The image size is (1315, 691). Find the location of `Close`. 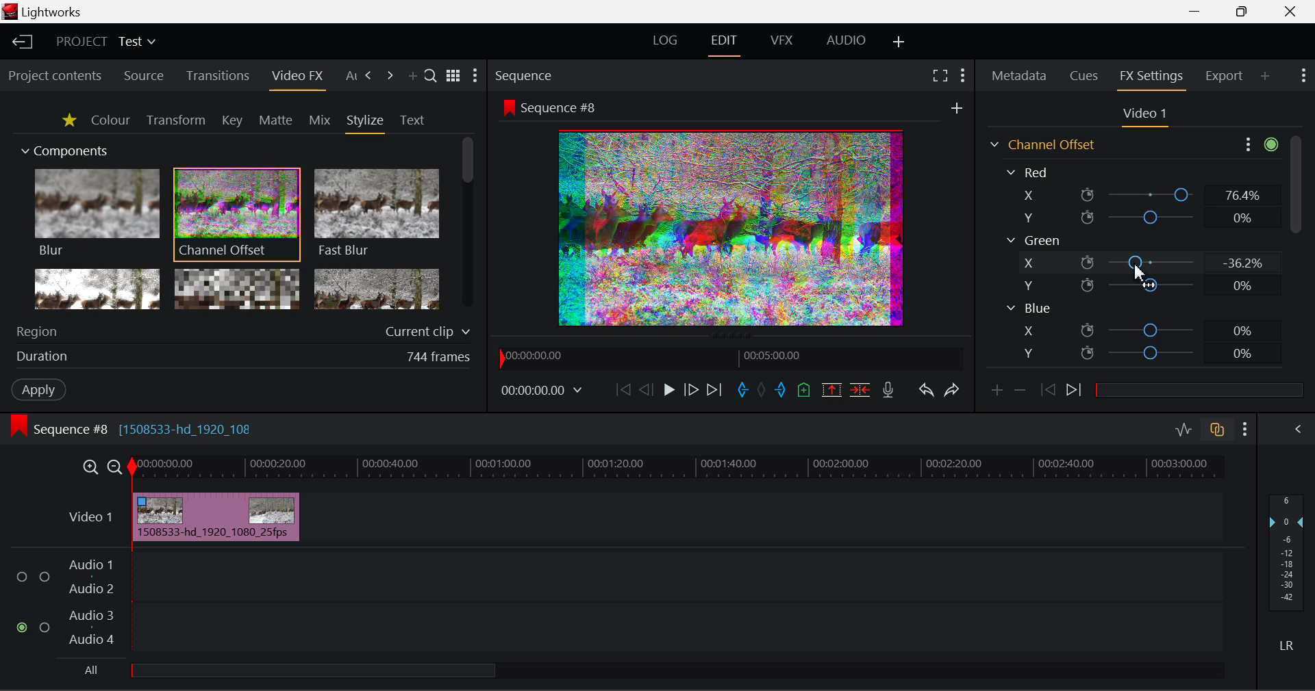

Close is located at coordinates (1290, 12).